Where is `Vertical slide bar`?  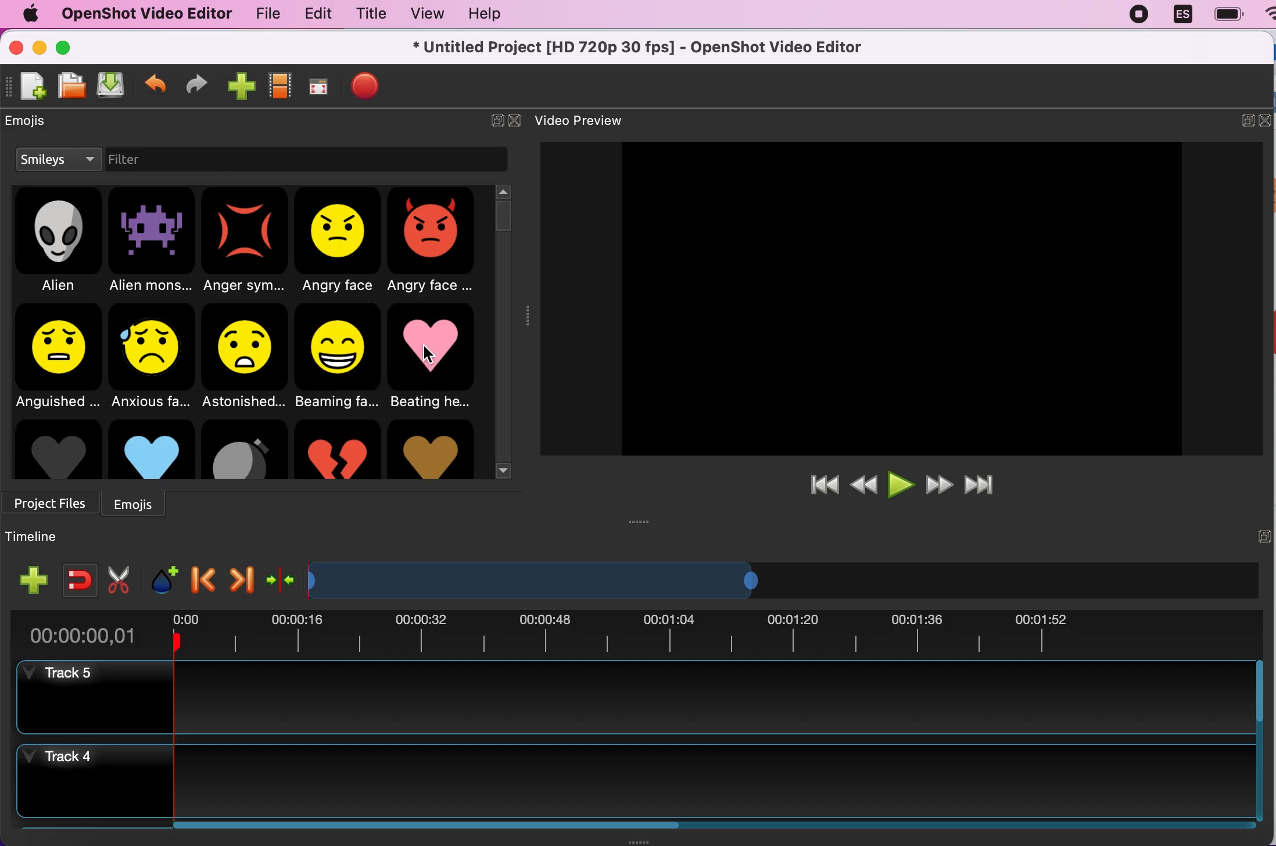
Vertical slide bar is located at coordinates (1259, 740).